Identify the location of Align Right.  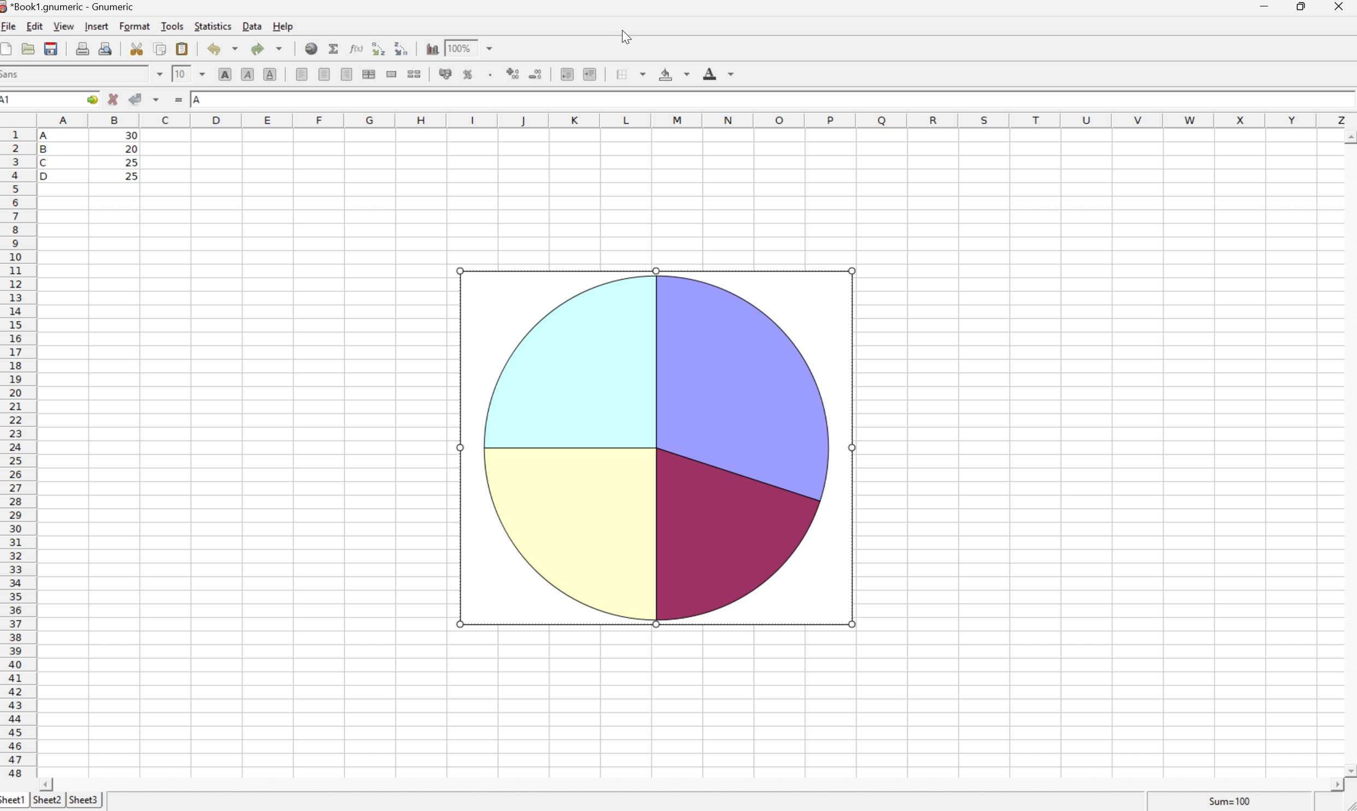
(348, 74).